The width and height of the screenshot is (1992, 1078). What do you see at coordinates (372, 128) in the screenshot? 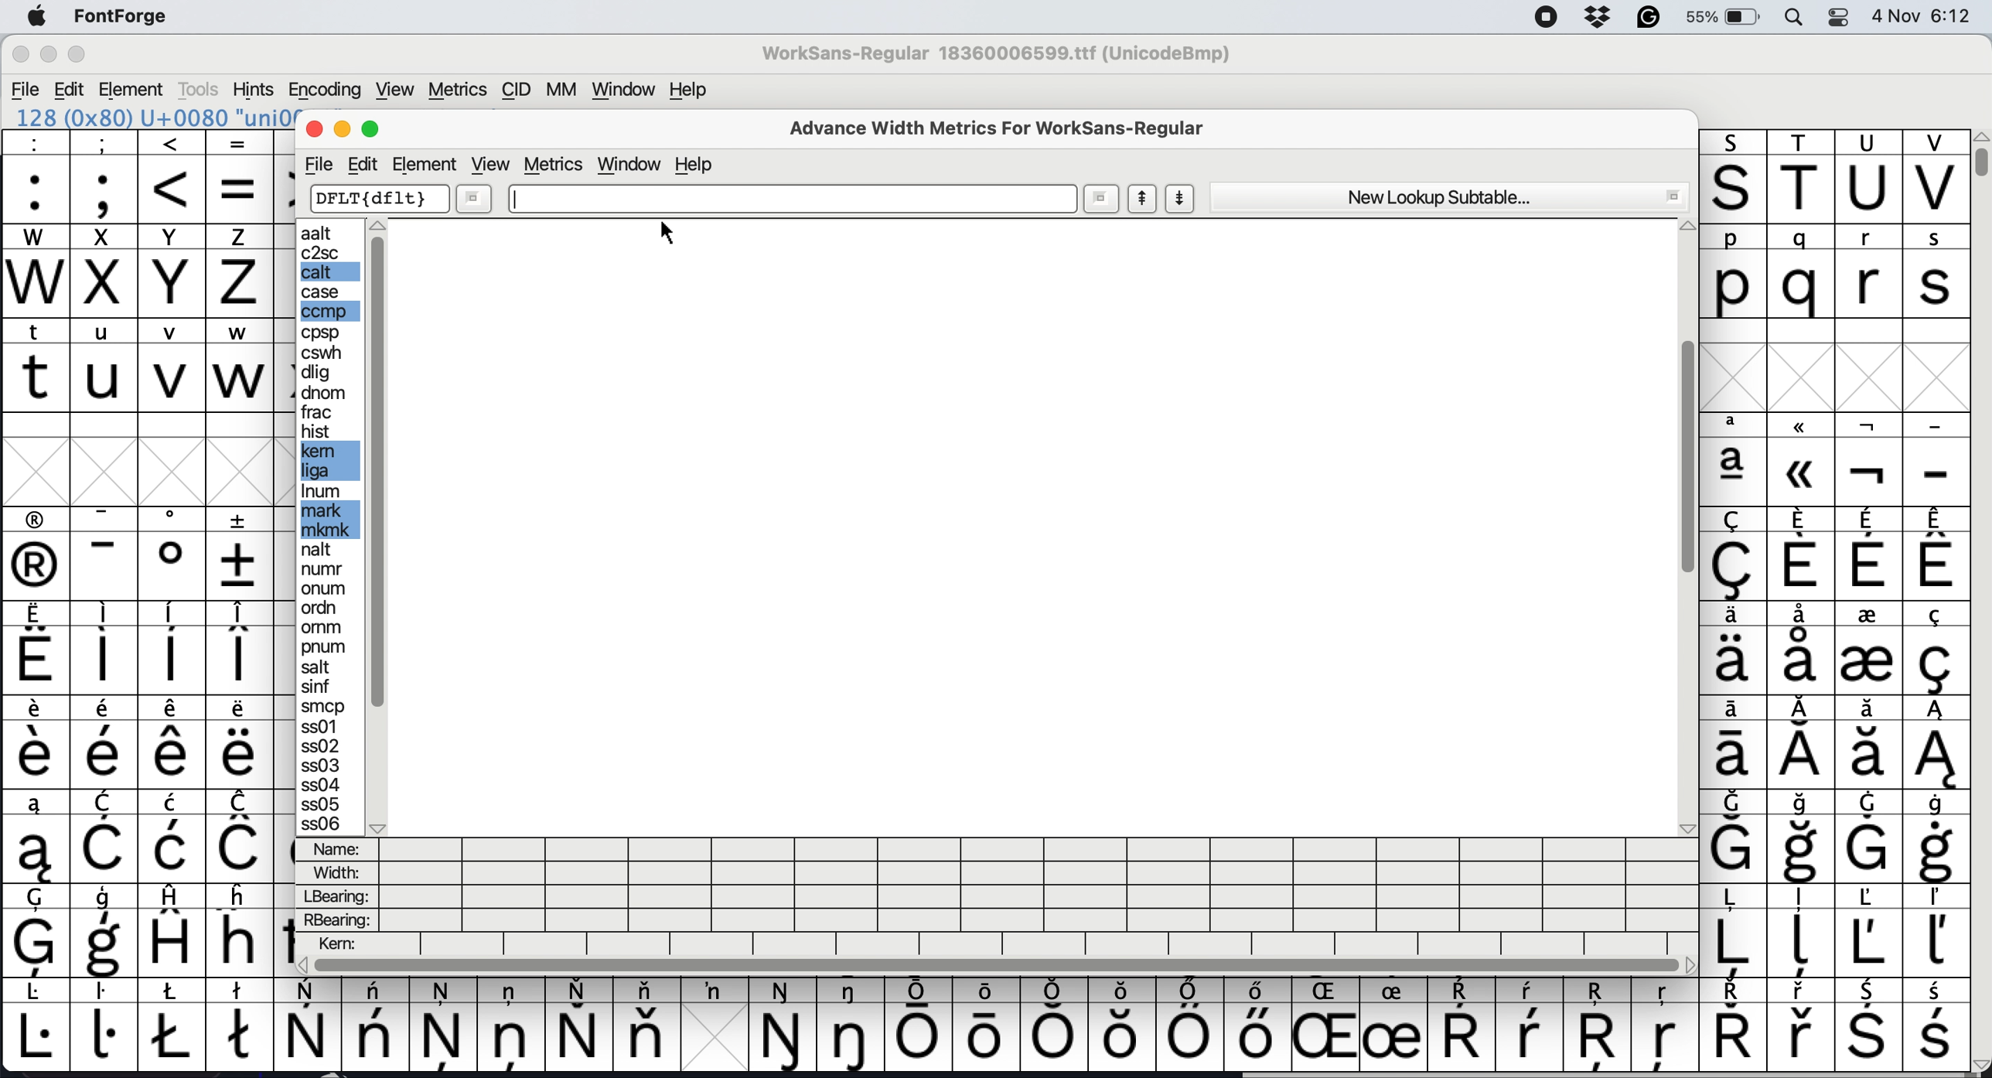
I see `maximise` at bounding box center [372, 128].